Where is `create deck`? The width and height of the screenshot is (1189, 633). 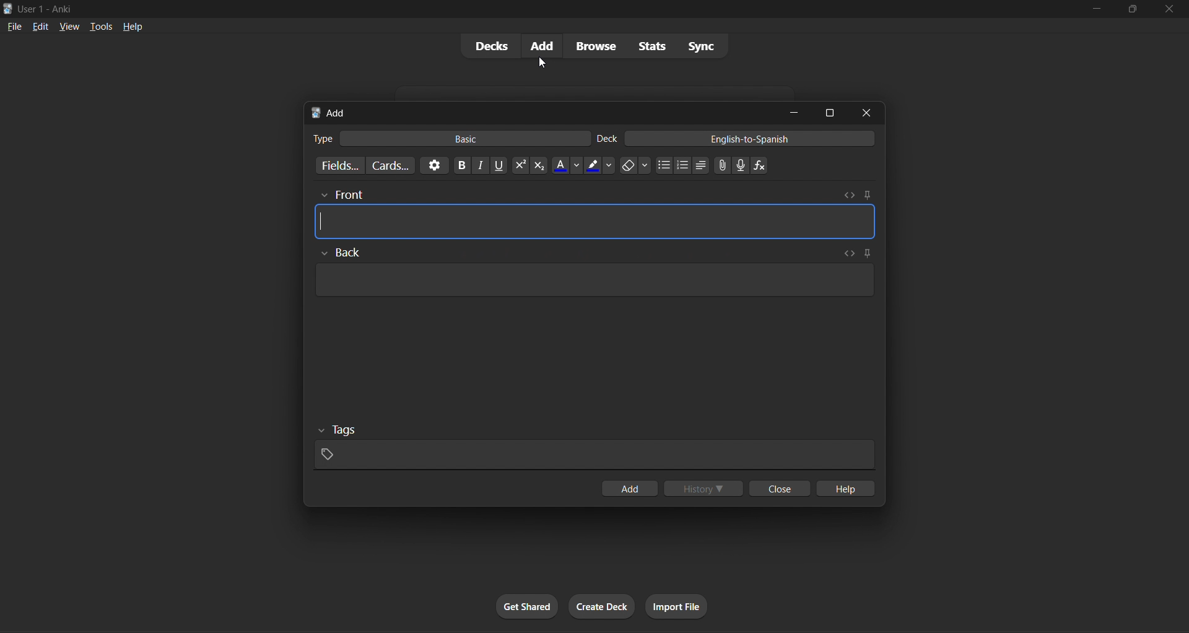 create deck is located at coordinates (599, 605).